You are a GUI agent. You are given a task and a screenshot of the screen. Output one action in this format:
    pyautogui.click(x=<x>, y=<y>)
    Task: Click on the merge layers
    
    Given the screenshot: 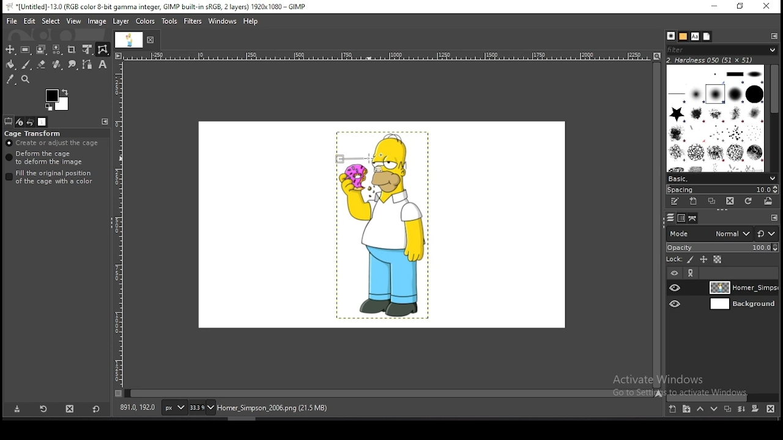 What is the action you would take?
    pyautogui.click(x=741, y=411)
    